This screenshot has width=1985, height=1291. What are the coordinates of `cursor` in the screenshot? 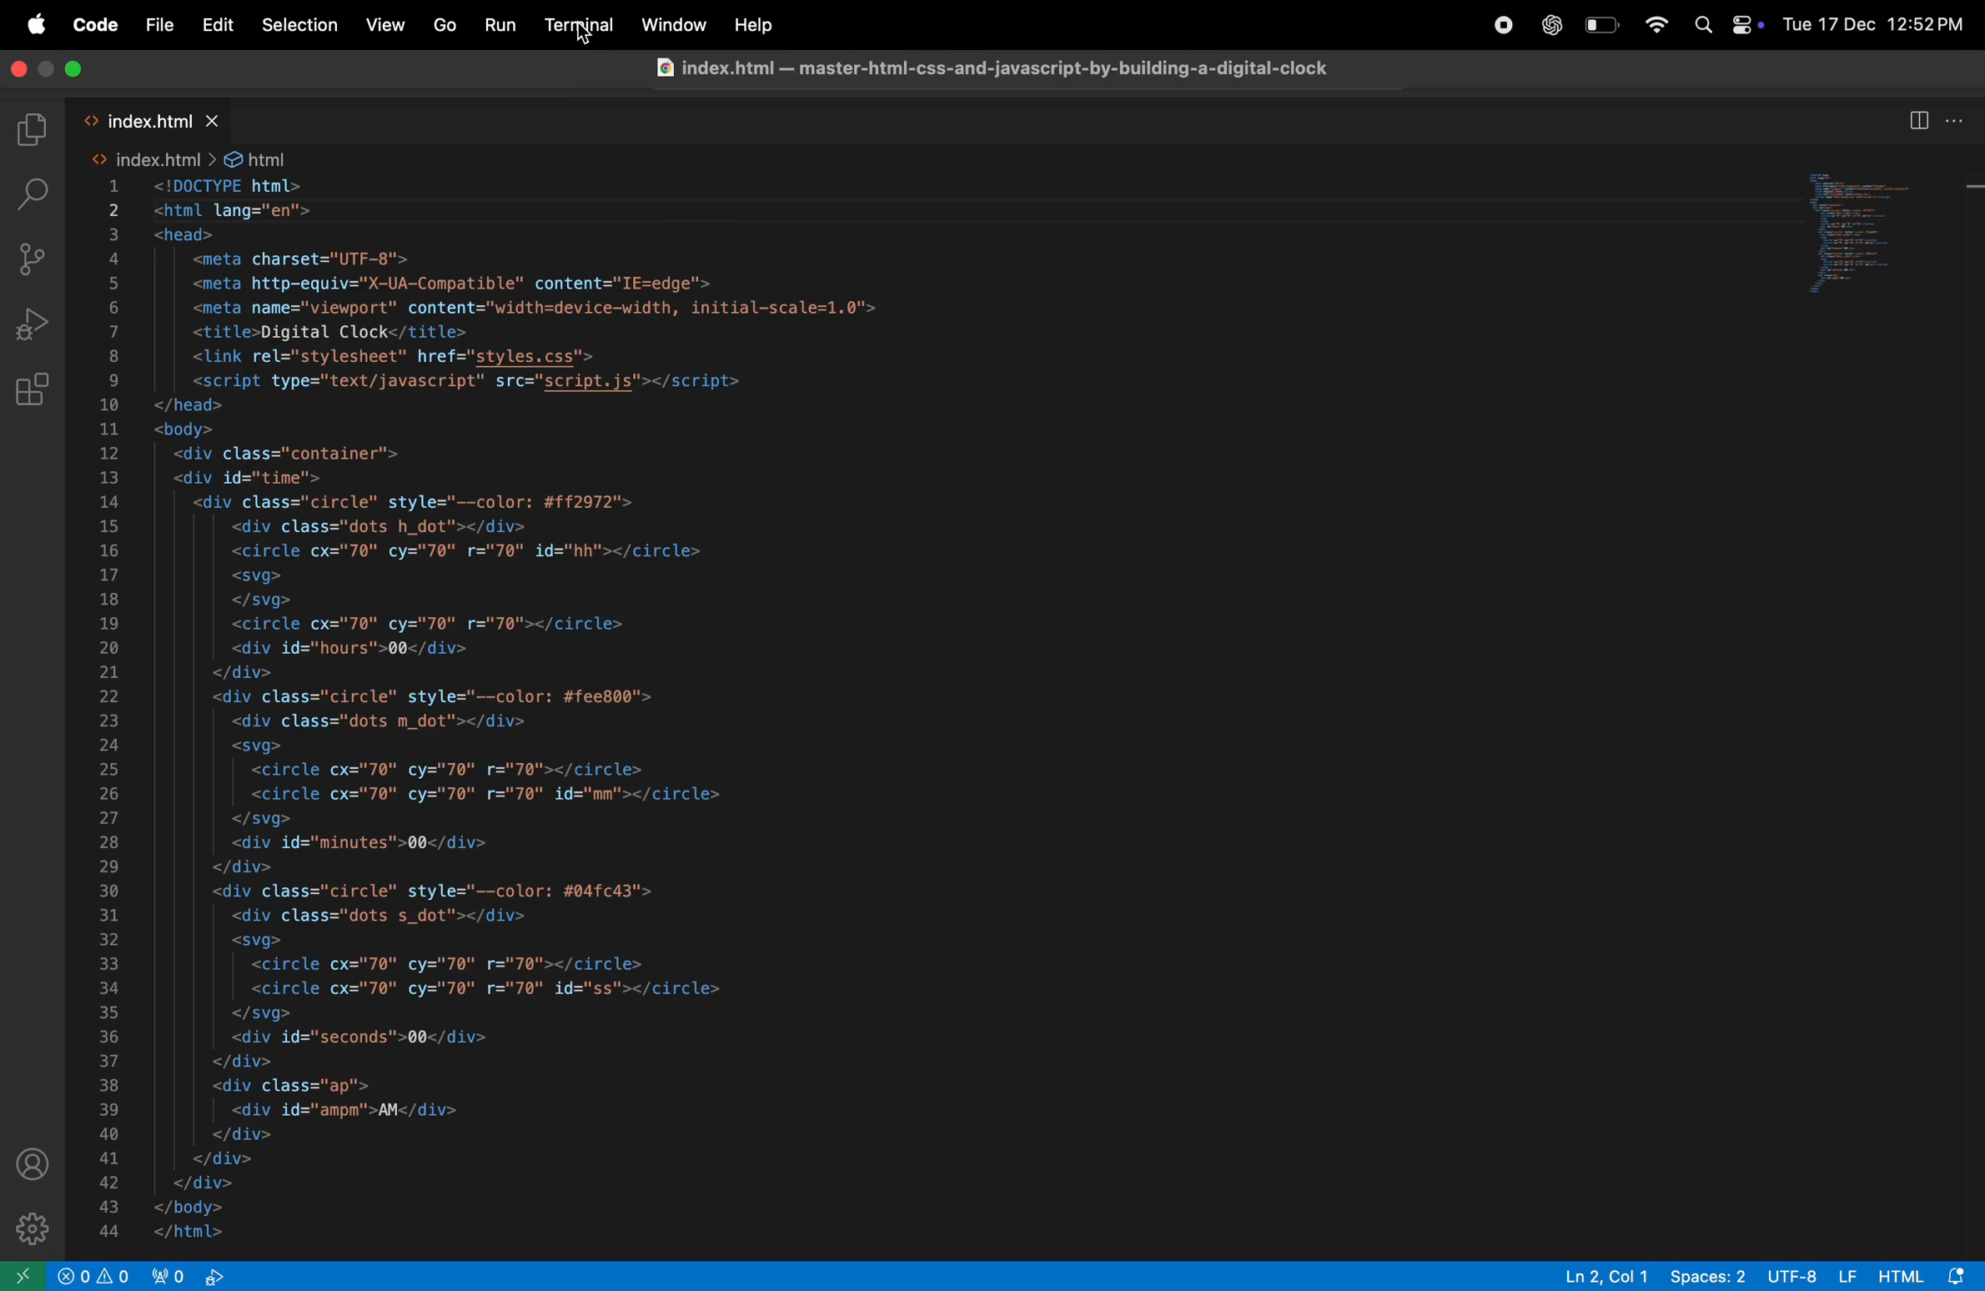 It's located at (580, 35).